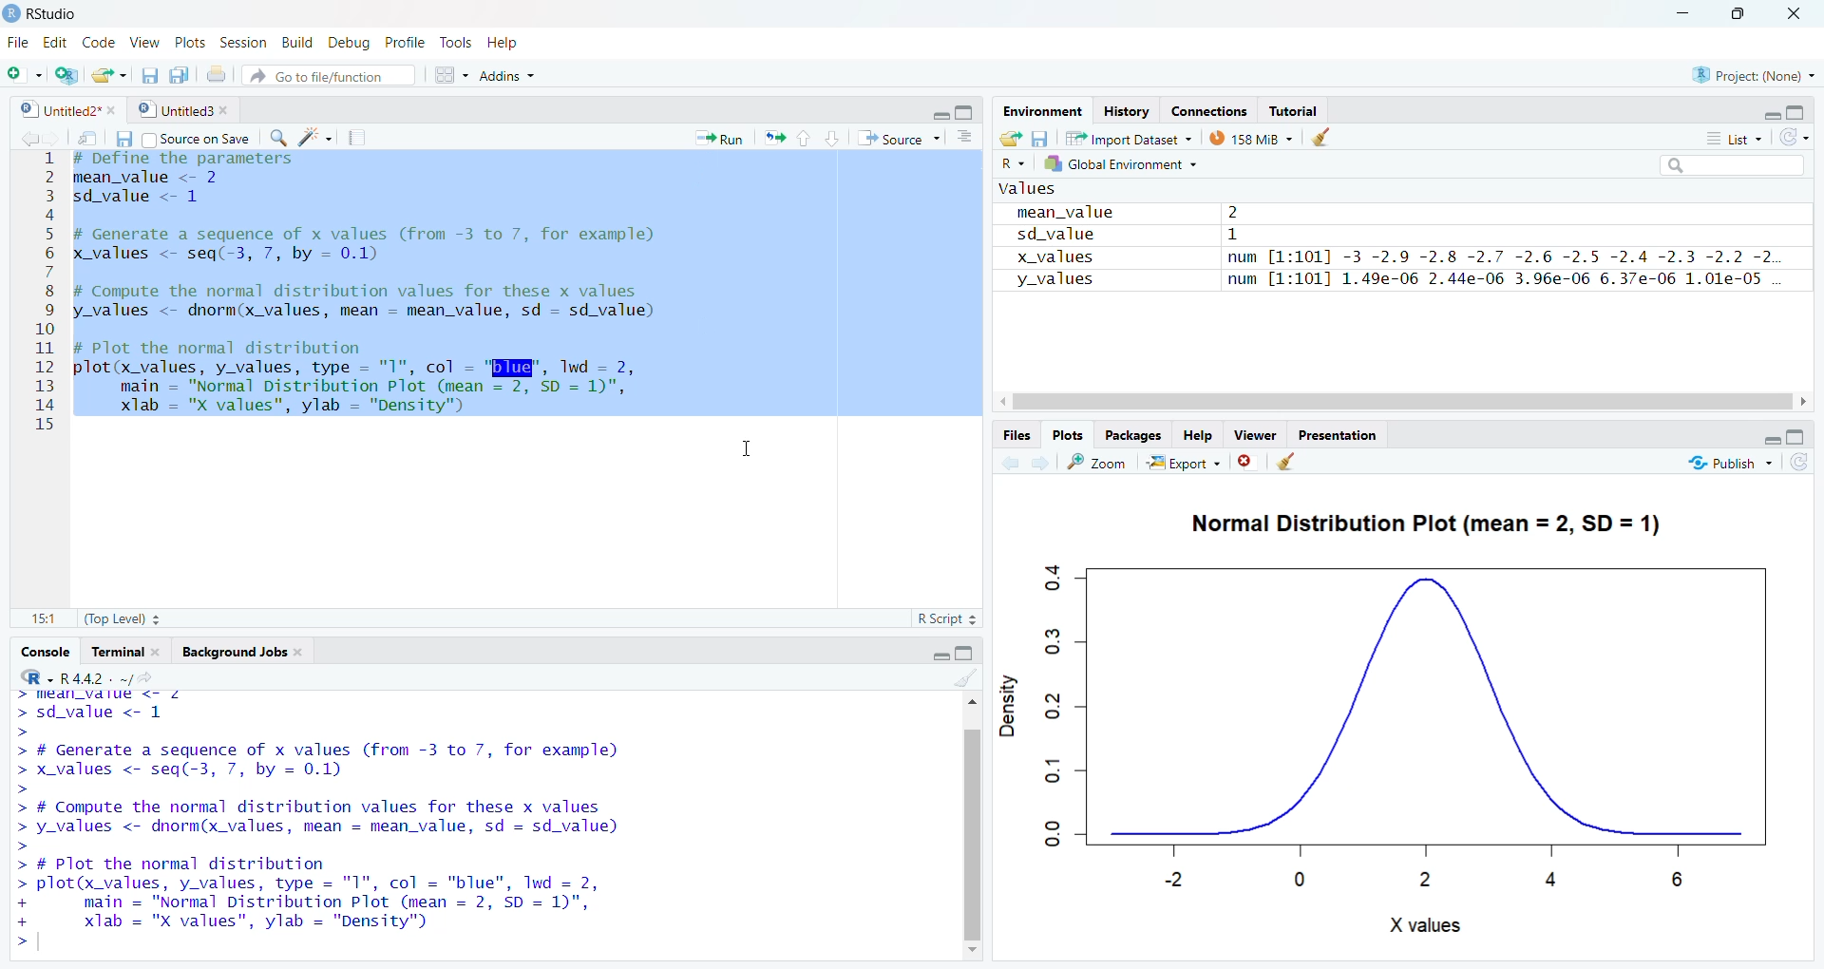  What do you see at coordinates (1039, 110) in the screenshot?
I see `Environment` at bounding box center [1039, 110].